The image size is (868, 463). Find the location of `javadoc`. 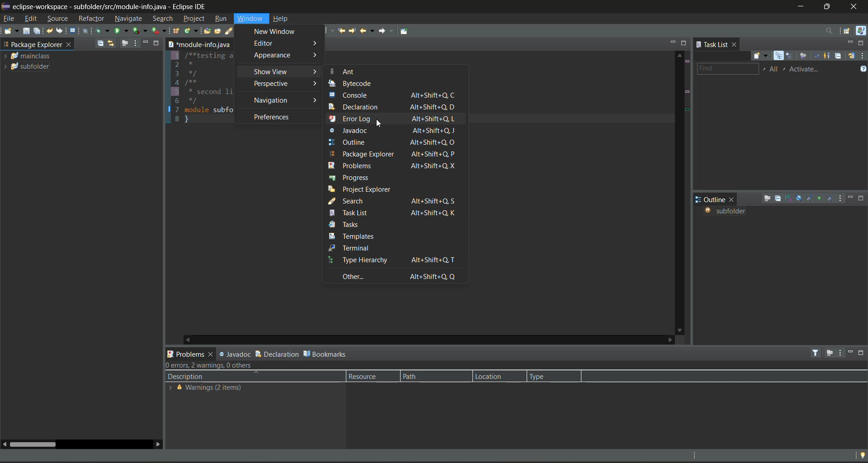

javadoc is located at coordinates (396, 131).